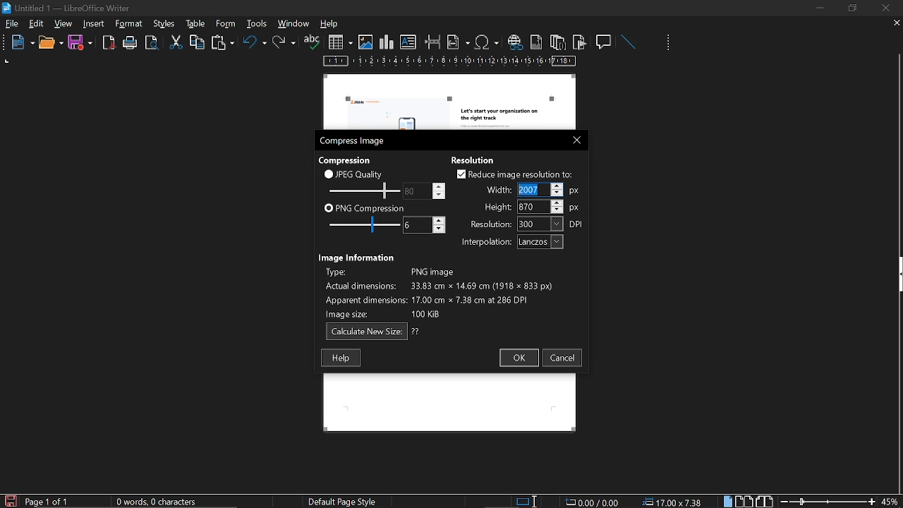 This screenshot has height=508, width=903. I want to click on image info, so click(439, 291).